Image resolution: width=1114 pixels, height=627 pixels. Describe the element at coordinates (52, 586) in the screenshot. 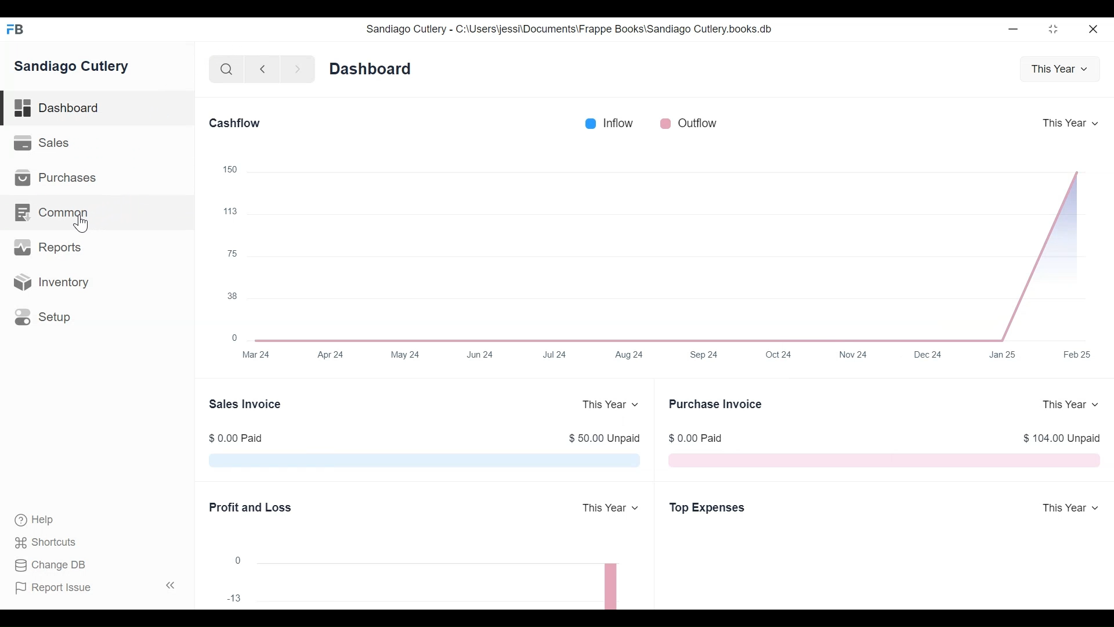

I see `Report Issue` at that location.